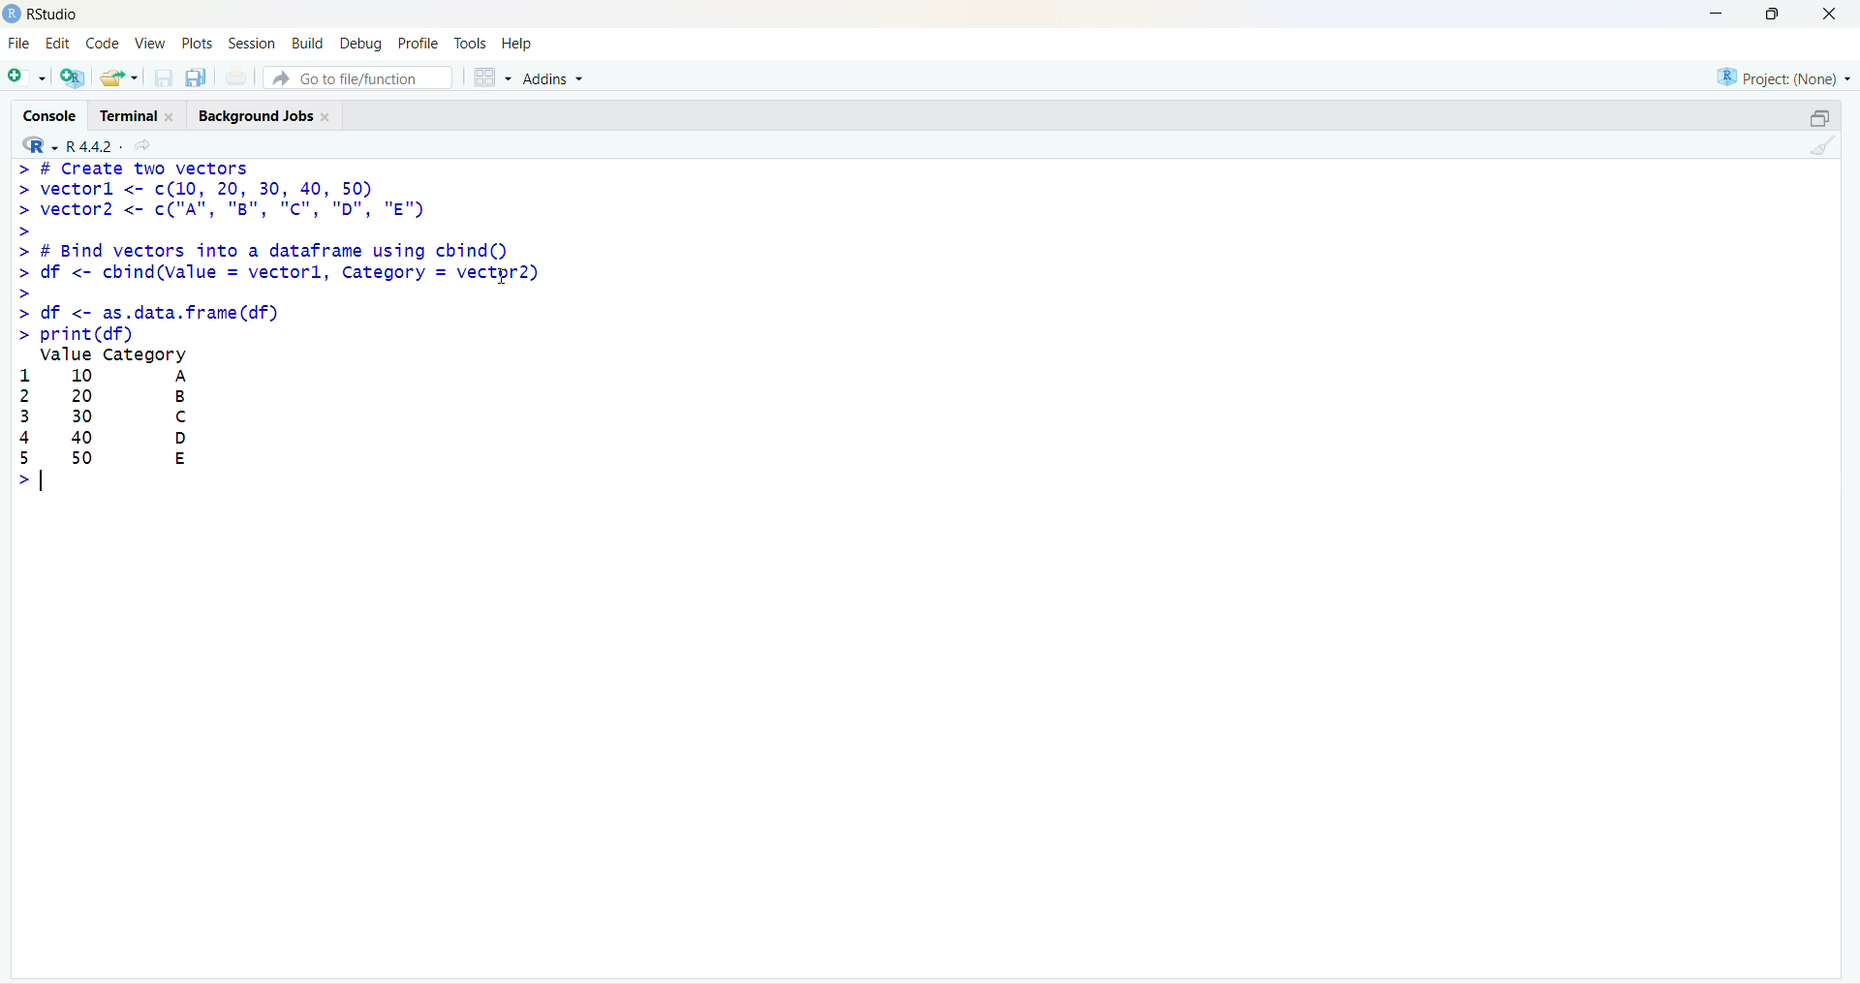 This screenshot has width=1860, height=984. What do you see at coordinates (1716, 15) in the screenshot?
I see `Minimize` at bounding box center [1716, 15].